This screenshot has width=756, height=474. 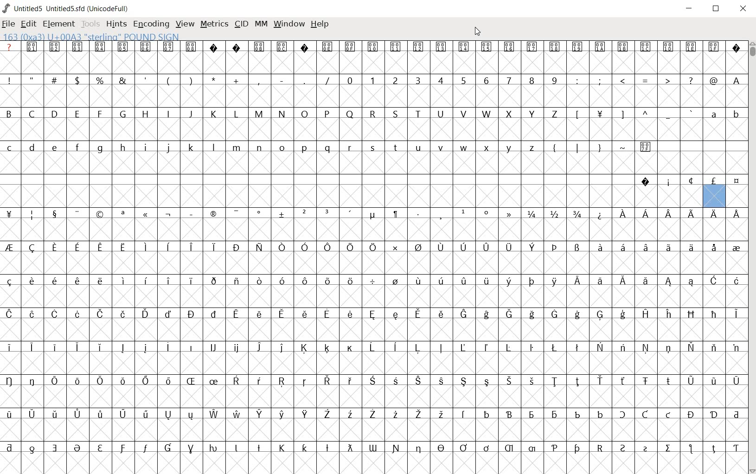 I want to click on Symbol, so click(x=486, y=448).